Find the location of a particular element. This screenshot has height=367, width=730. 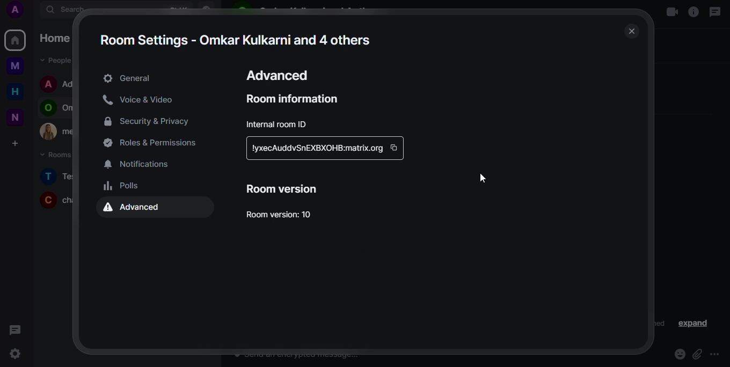

new is located at coordinates (16, 116).